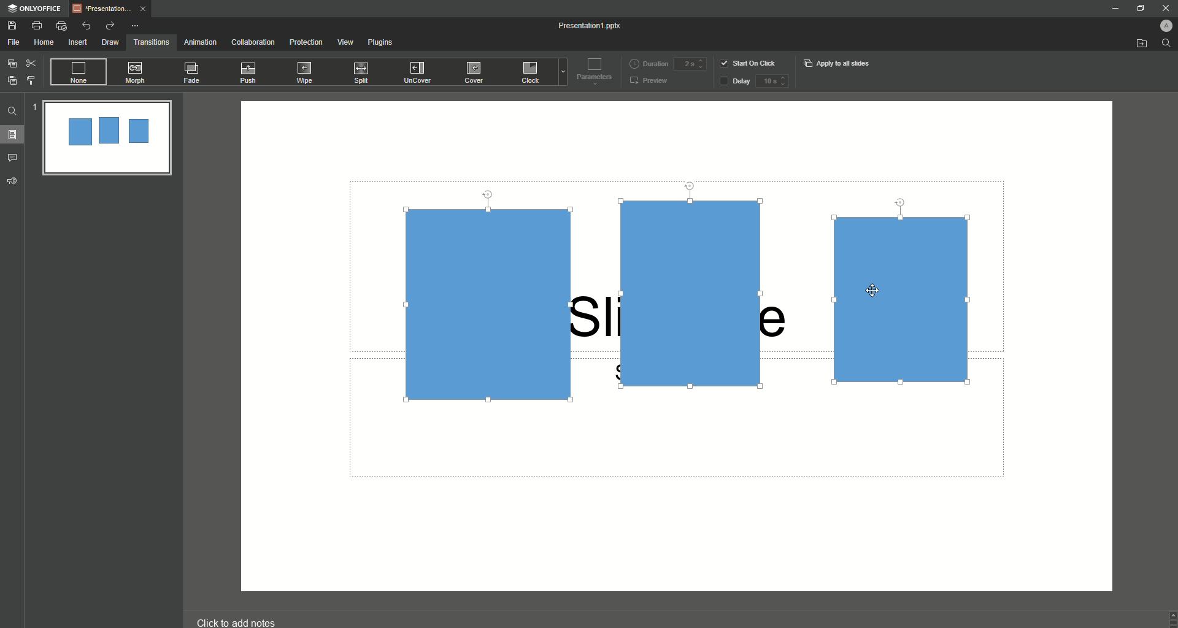 This screenshot has width=1178, height=628. Describe the element at coordinates (199, 42) in the screenshot. I see `Animation` at that location.